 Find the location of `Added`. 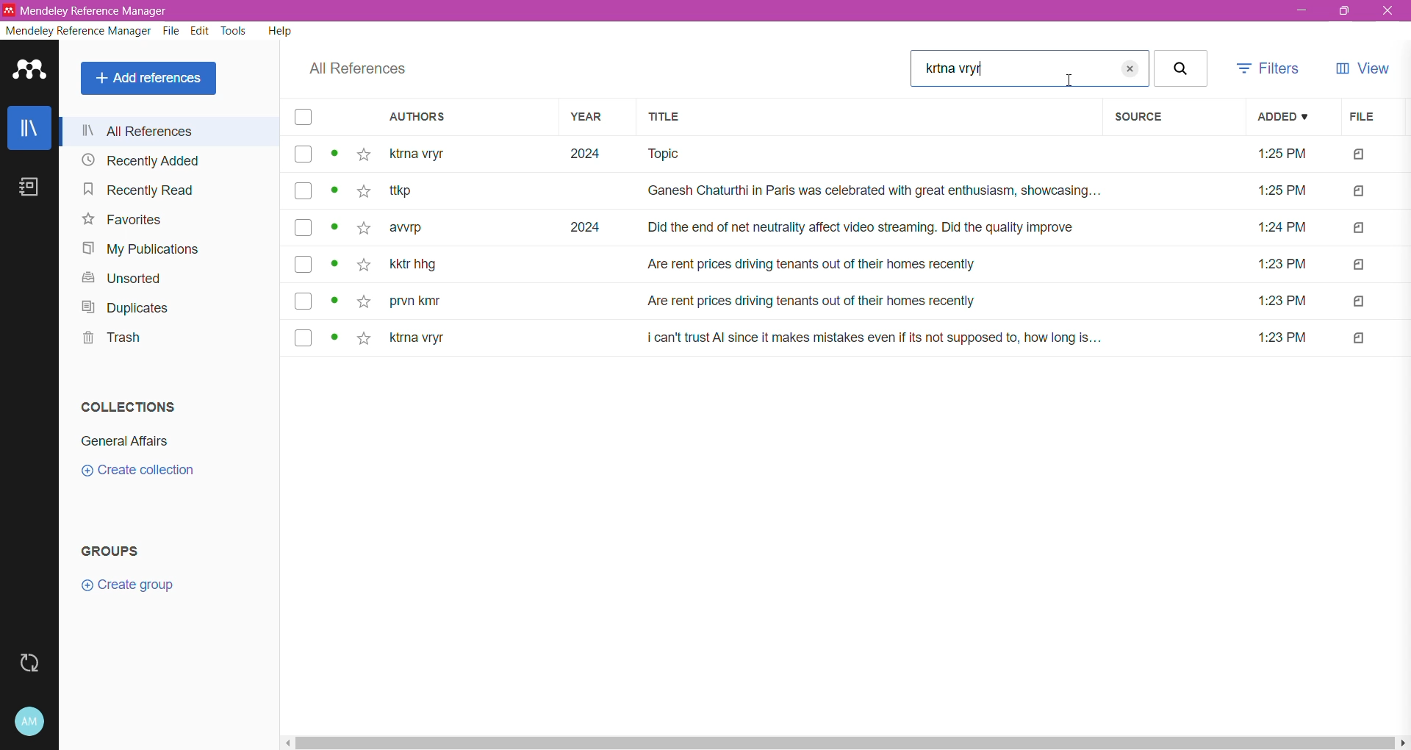

Added is located at coordinates (1283, 117).